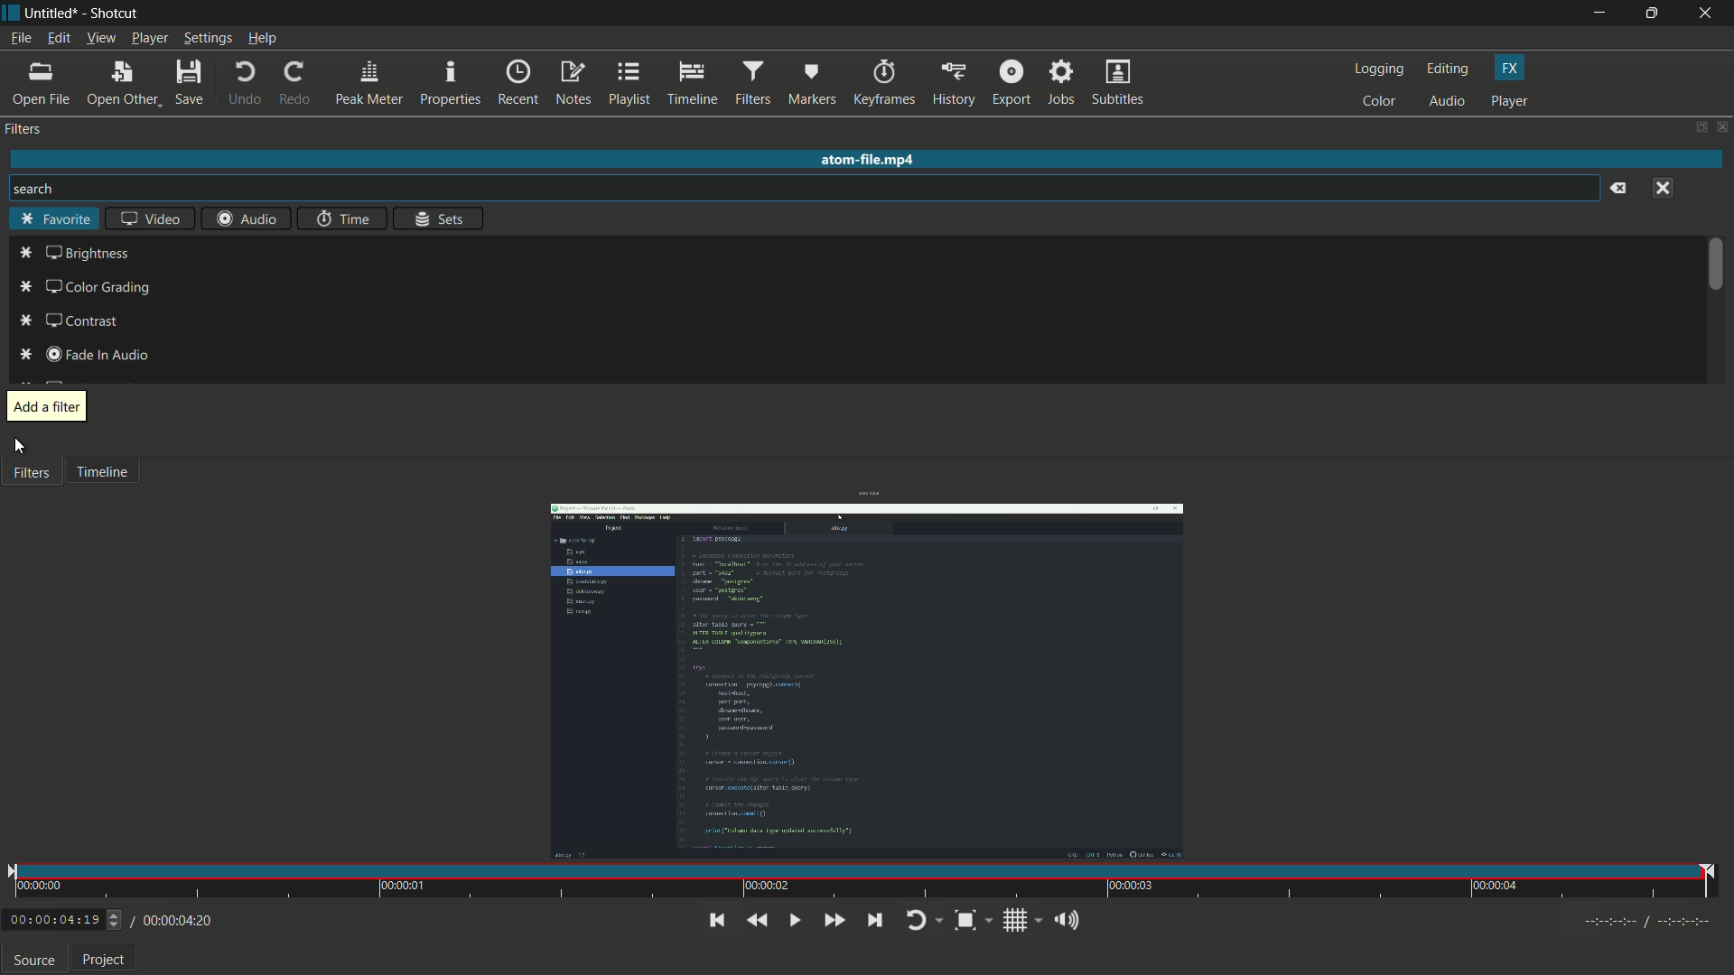  Describe the element at coordinates (1605, 14) in the screenshot. I see `minimize` at that location.